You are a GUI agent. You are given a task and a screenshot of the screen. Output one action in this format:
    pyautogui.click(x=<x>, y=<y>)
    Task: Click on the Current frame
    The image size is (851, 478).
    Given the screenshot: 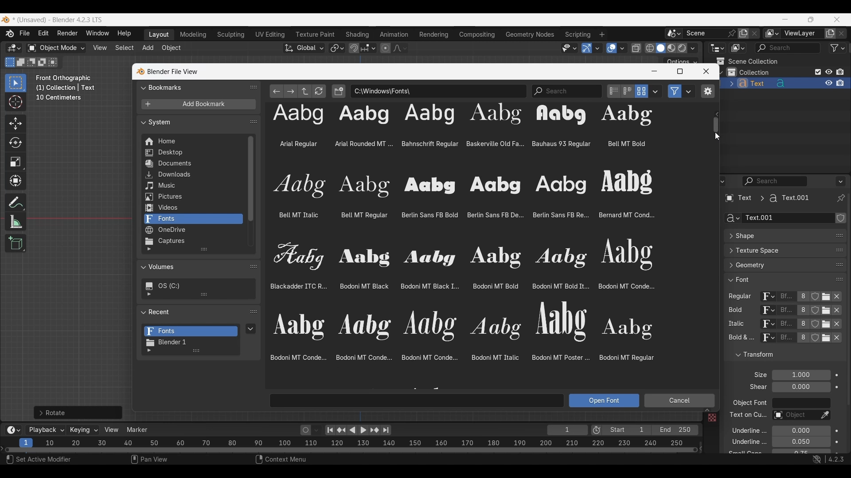 What is the action you would take?
    pyautogui.click(x=567, y=431)
    